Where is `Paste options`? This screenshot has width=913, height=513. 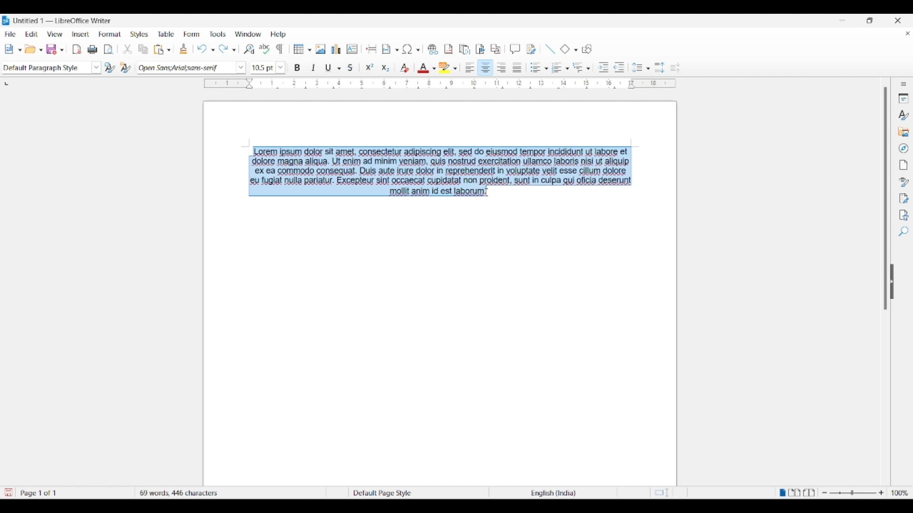
Paste options is located at coordinates (169, 49).